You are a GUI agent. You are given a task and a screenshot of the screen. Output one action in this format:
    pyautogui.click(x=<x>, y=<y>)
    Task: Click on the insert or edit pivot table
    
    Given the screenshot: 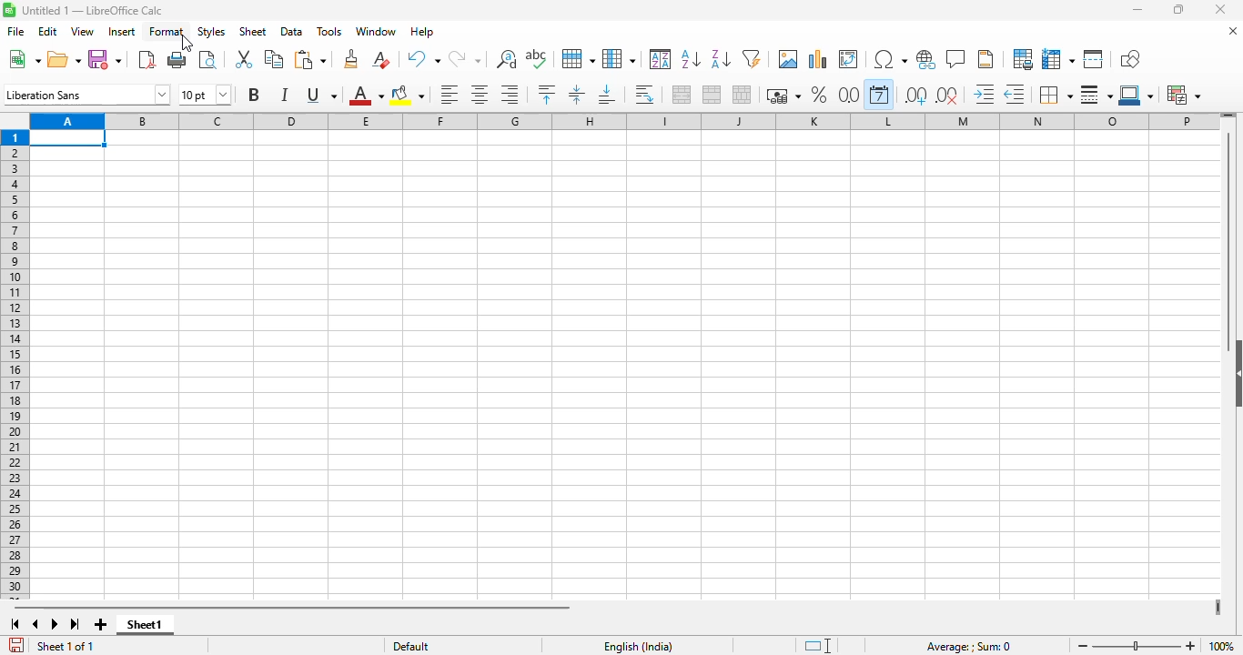 What is the action you would take?
    pyautogui.click(x=850, y=59)
    